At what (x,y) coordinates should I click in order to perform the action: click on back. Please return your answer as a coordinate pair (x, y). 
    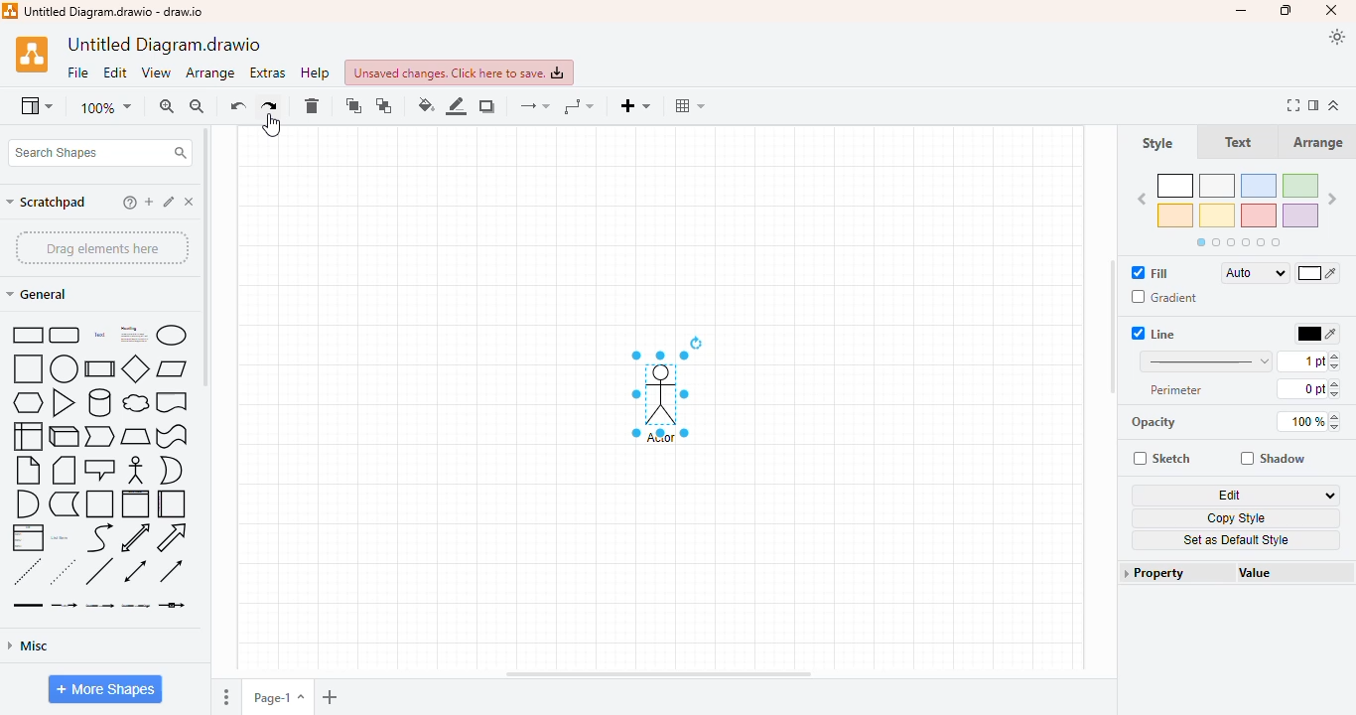
    Looking at the image, I should click on (1141, 200).